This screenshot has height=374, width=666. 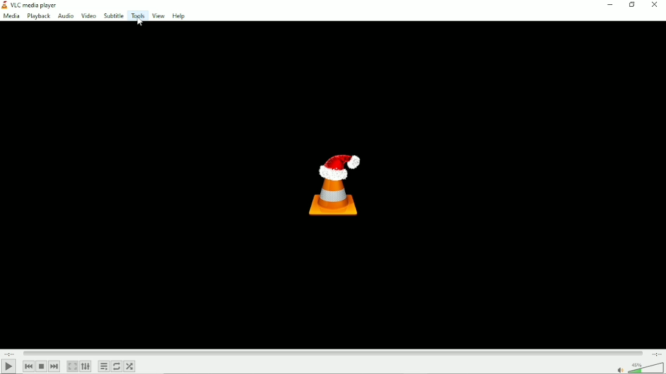 What do you see at coordinates (9, 367) in the screenshot?
I see `play` at bounding box center [9, 367].